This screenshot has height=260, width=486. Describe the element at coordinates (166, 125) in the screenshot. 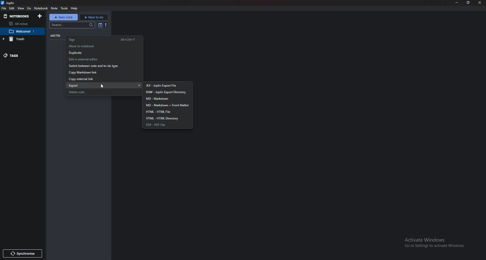

I see `P D F file` at that location.